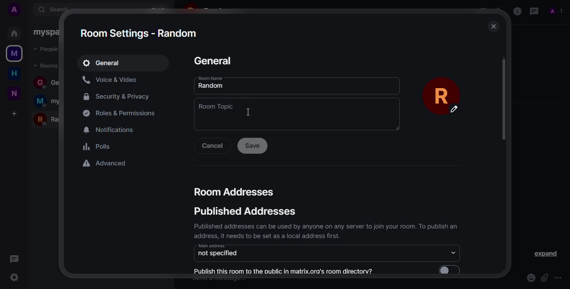  Describe the element at coordinates (108, 130) in the screenshot. I see `notifications` at that location.